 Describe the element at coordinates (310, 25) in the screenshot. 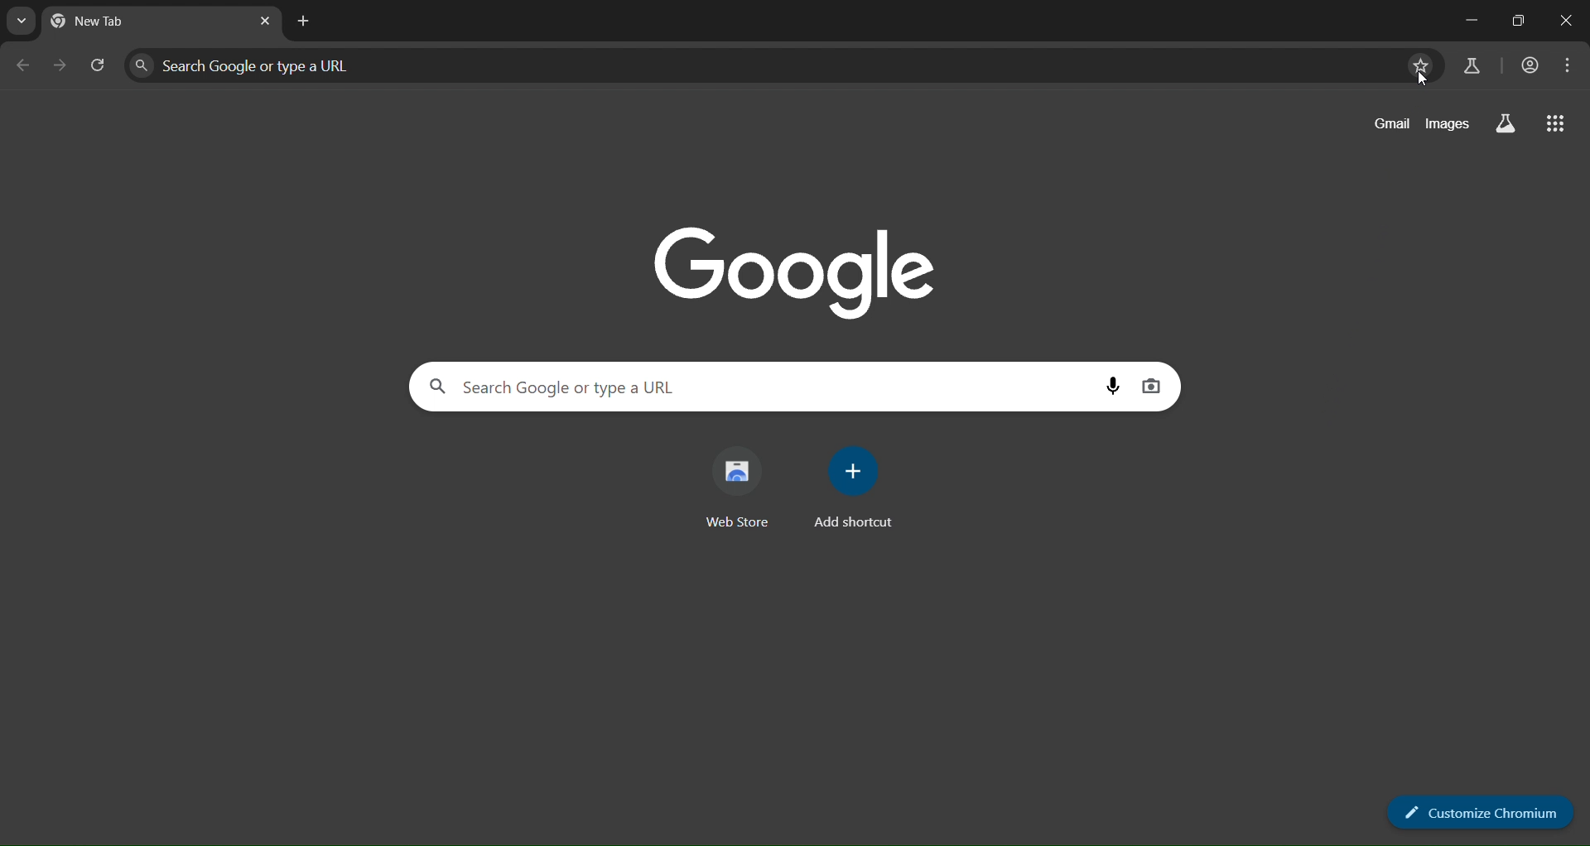

I see `new tab` at that location.